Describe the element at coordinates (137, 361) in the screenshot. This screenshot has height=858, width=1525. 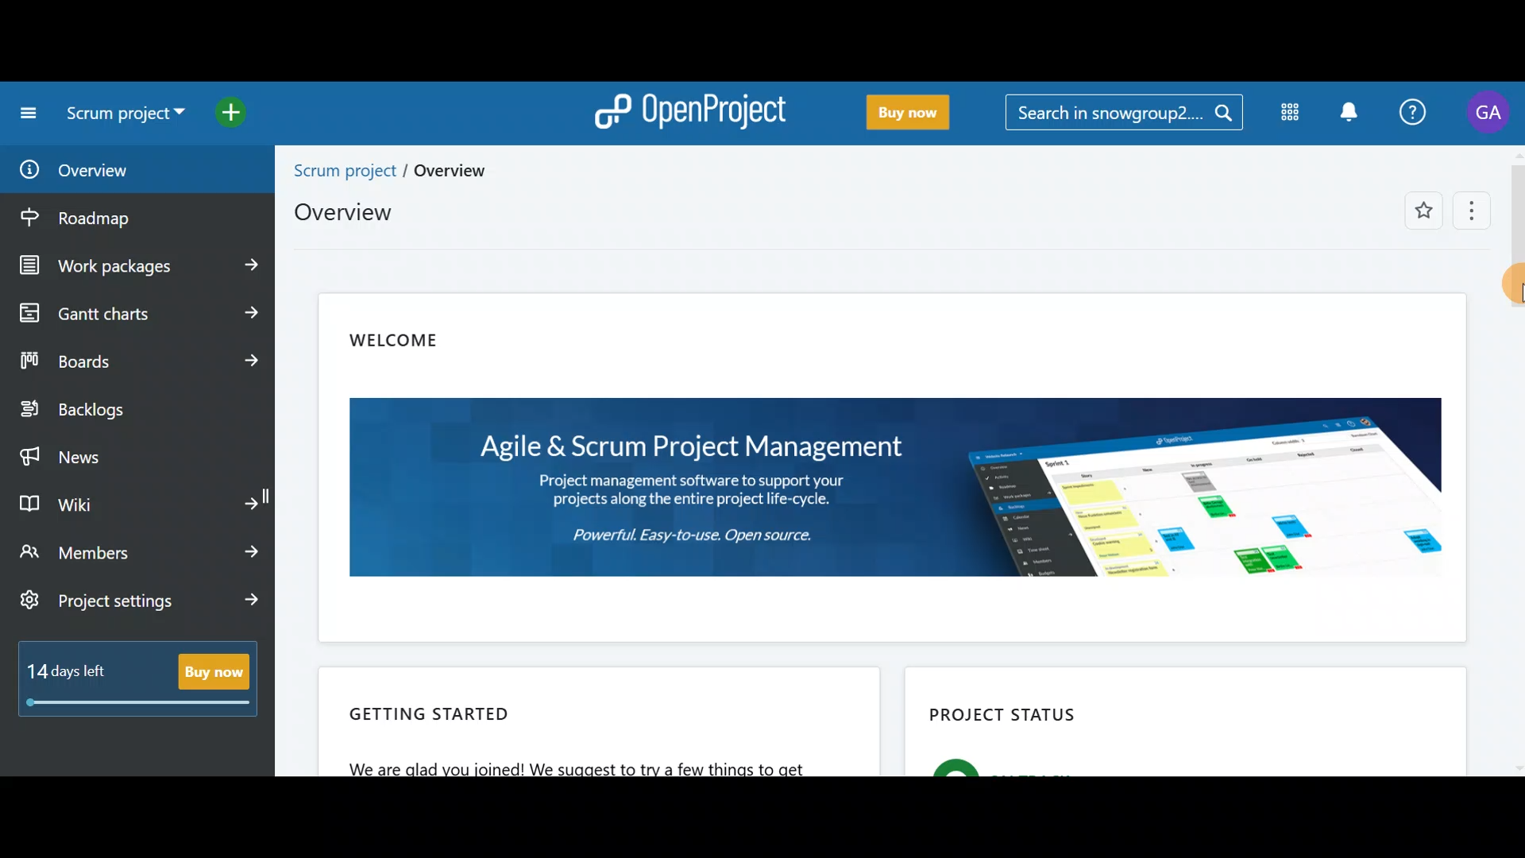
I see `Boards` at that location.